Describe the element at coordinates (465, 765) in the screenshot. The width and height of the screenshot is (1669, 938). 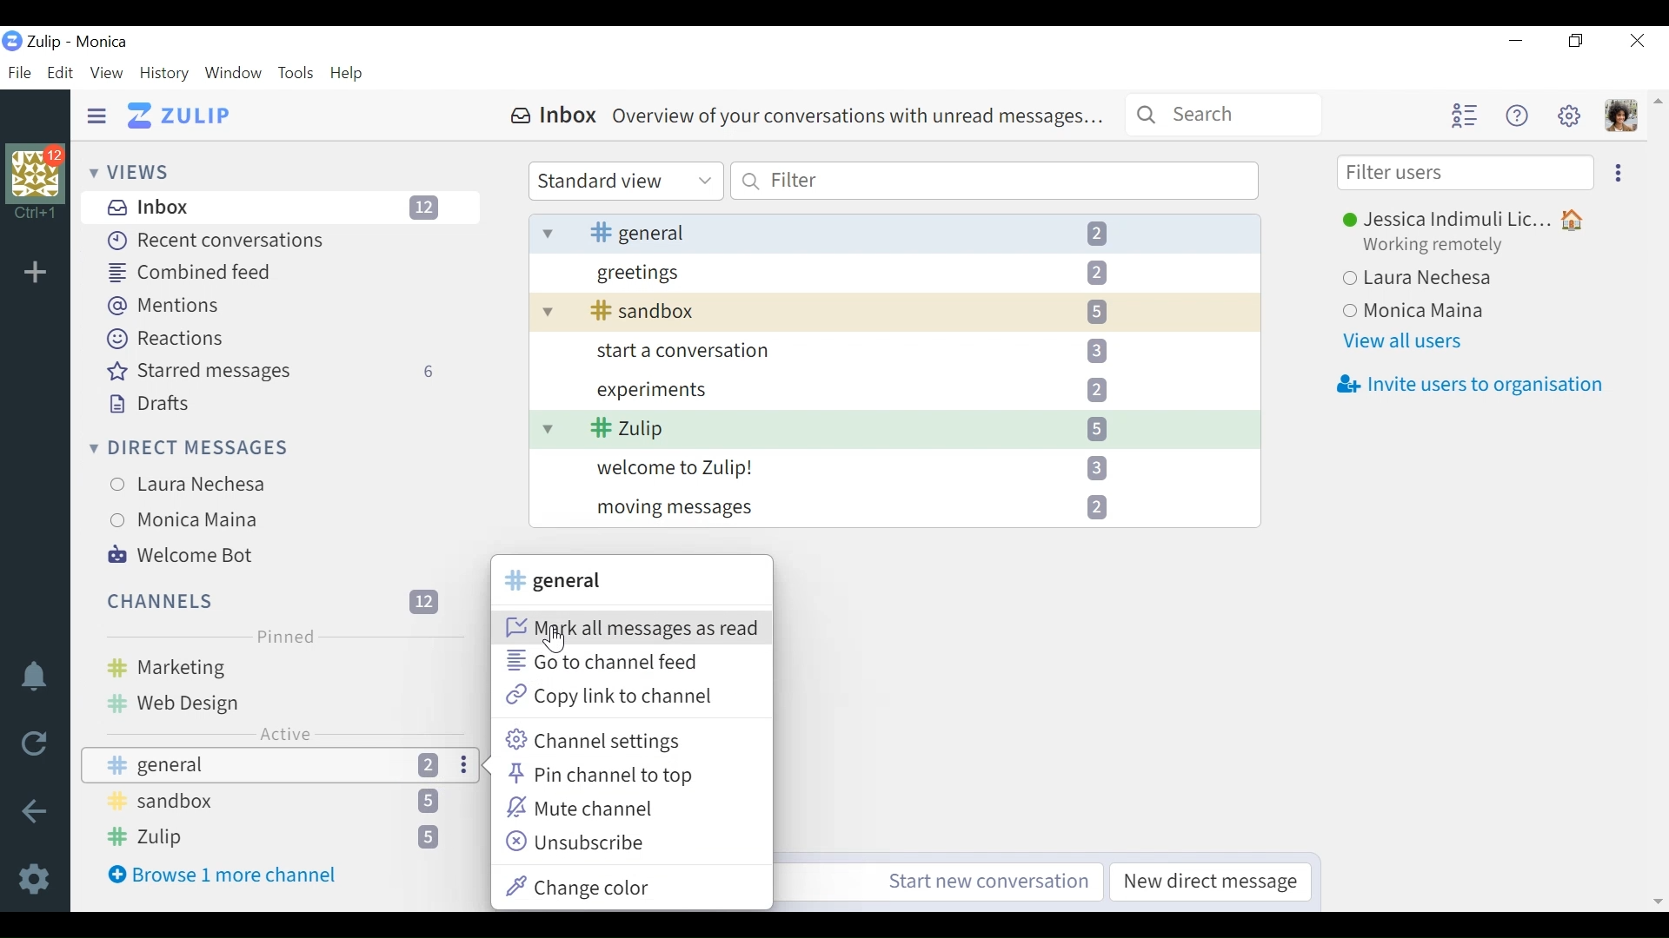
I see `Ellipses` at that location.